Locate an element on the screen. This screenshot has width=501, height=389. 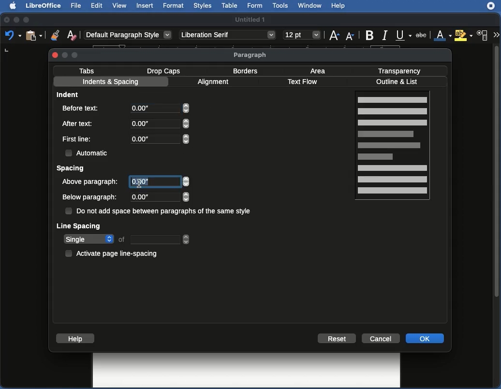
After text is located at coordinates (79, 123).